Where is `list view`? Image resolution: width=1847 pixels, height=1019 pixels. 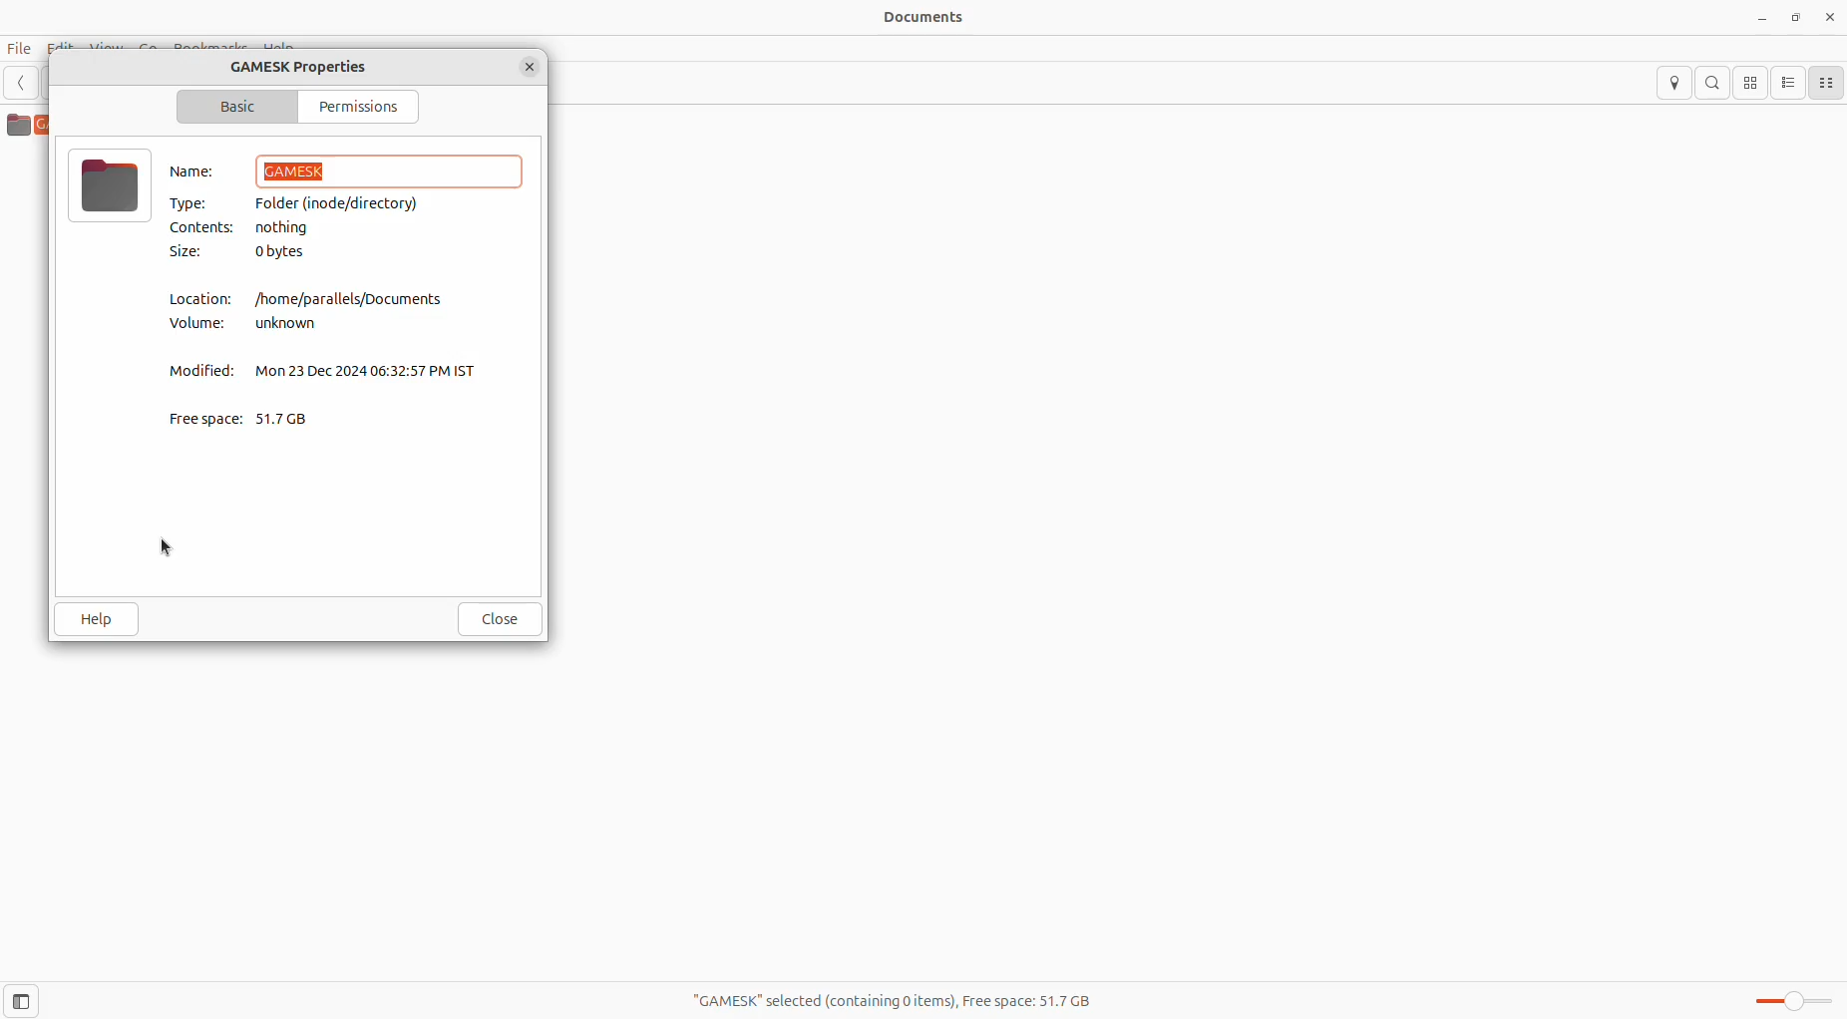 list view is located at coordinates (1786, 83).